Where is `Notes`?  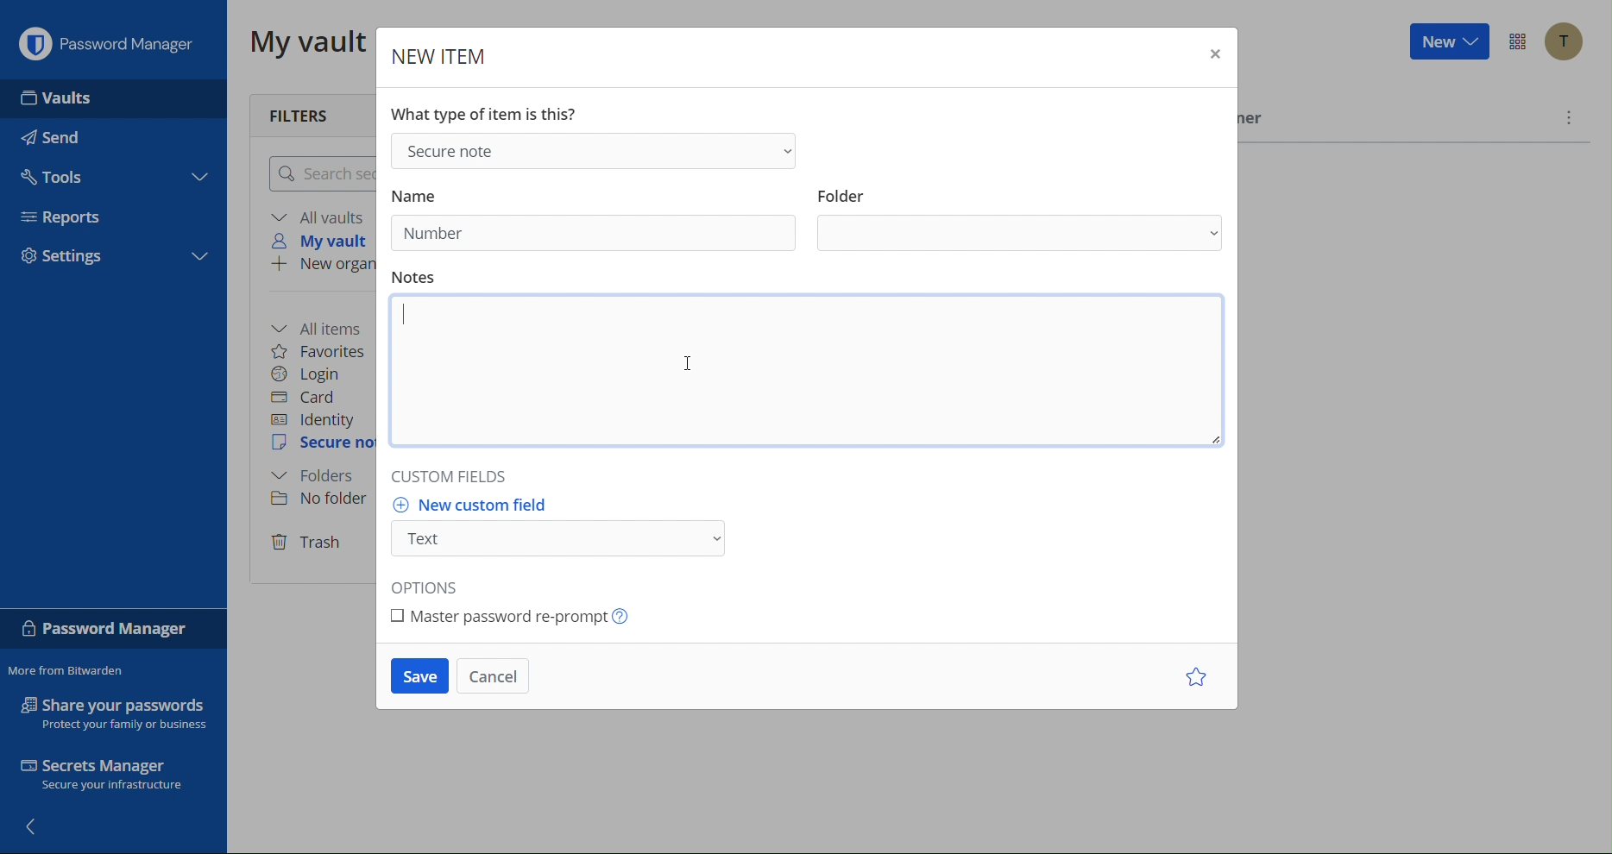 Notes is located at coordinates (802, 373).